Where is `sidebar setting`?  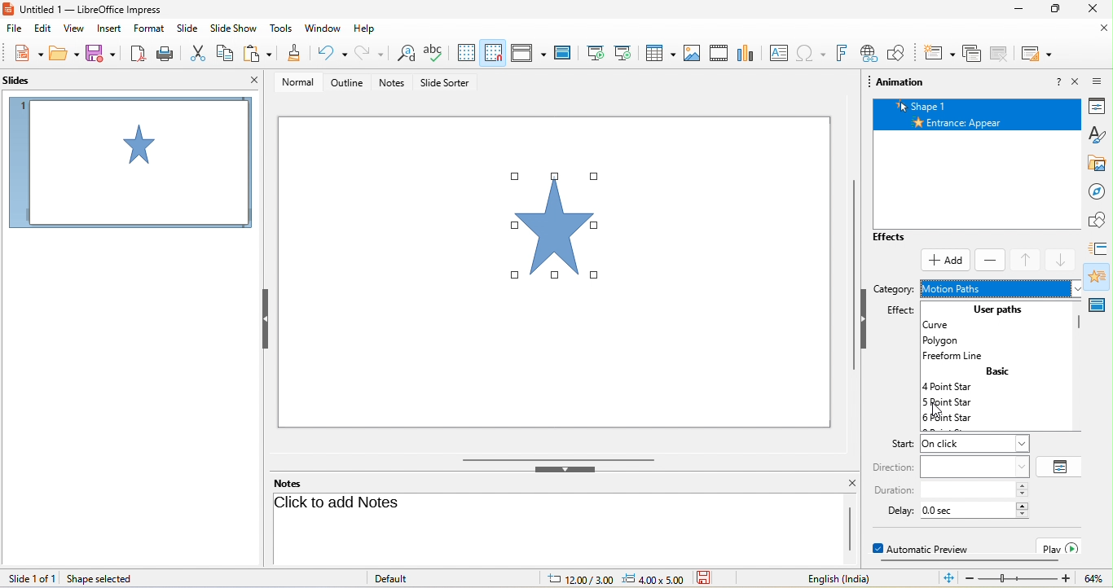 sidebar setting is located at coordinates (1098, 80).